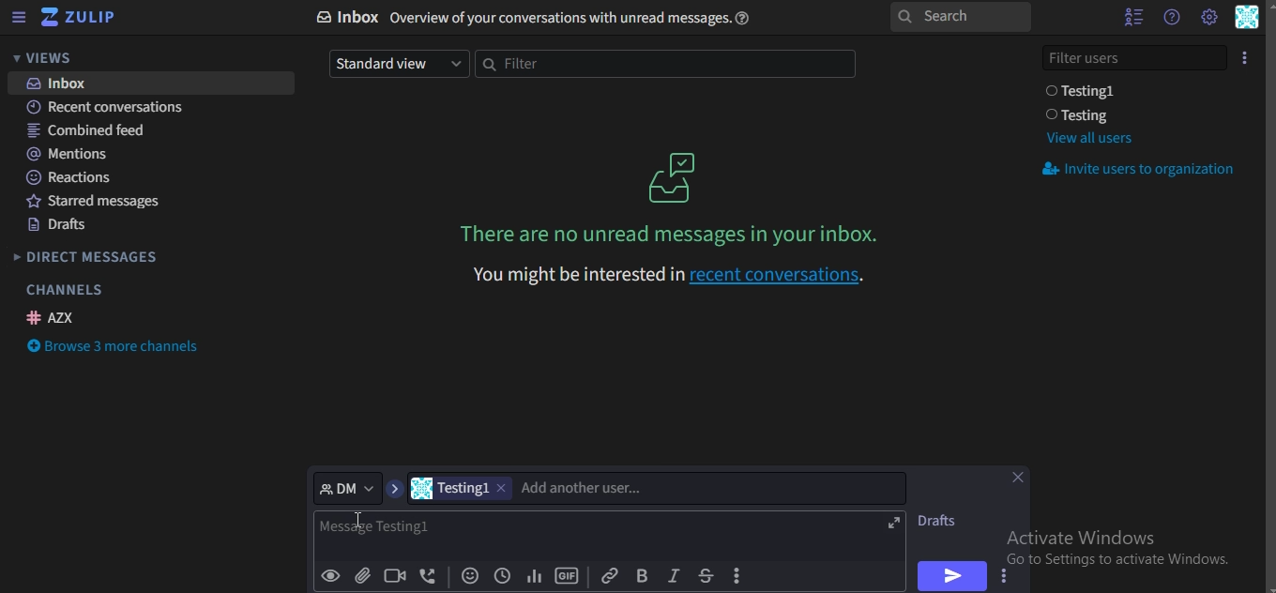 This screenshot has width=1276, height=593. I want to click on add global time, so click(500, 577).